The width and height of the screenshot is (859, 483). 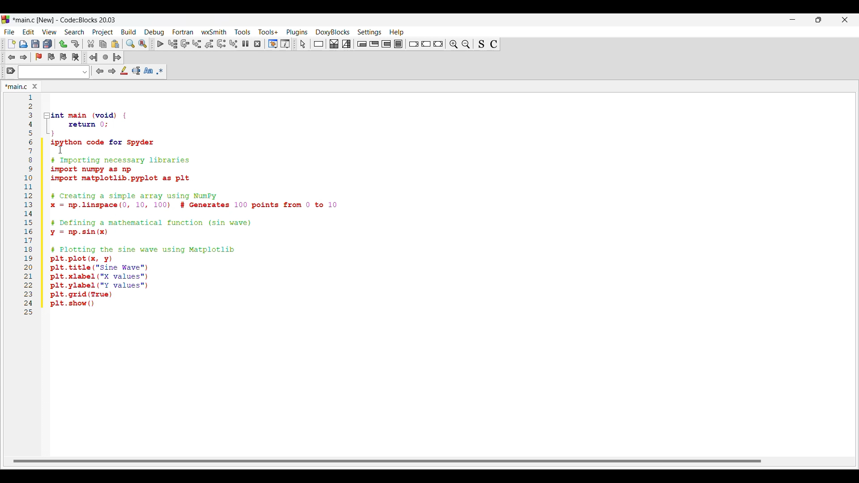 What do you see at coordinates (12, 44) in the screenshot?
I see `New file` at bounding box center [12, 44].